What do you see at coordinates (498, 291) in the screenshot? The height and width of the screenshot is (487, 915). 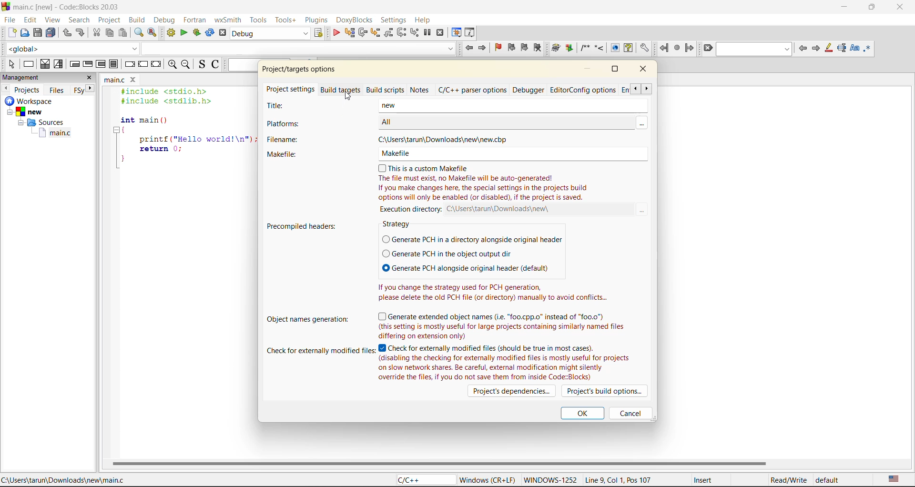 I see `If you change the strategy used for PCH generation,
please delete the old PCH file (or directory) manually to avoid conflicts...` at bounding box center [498, 291].